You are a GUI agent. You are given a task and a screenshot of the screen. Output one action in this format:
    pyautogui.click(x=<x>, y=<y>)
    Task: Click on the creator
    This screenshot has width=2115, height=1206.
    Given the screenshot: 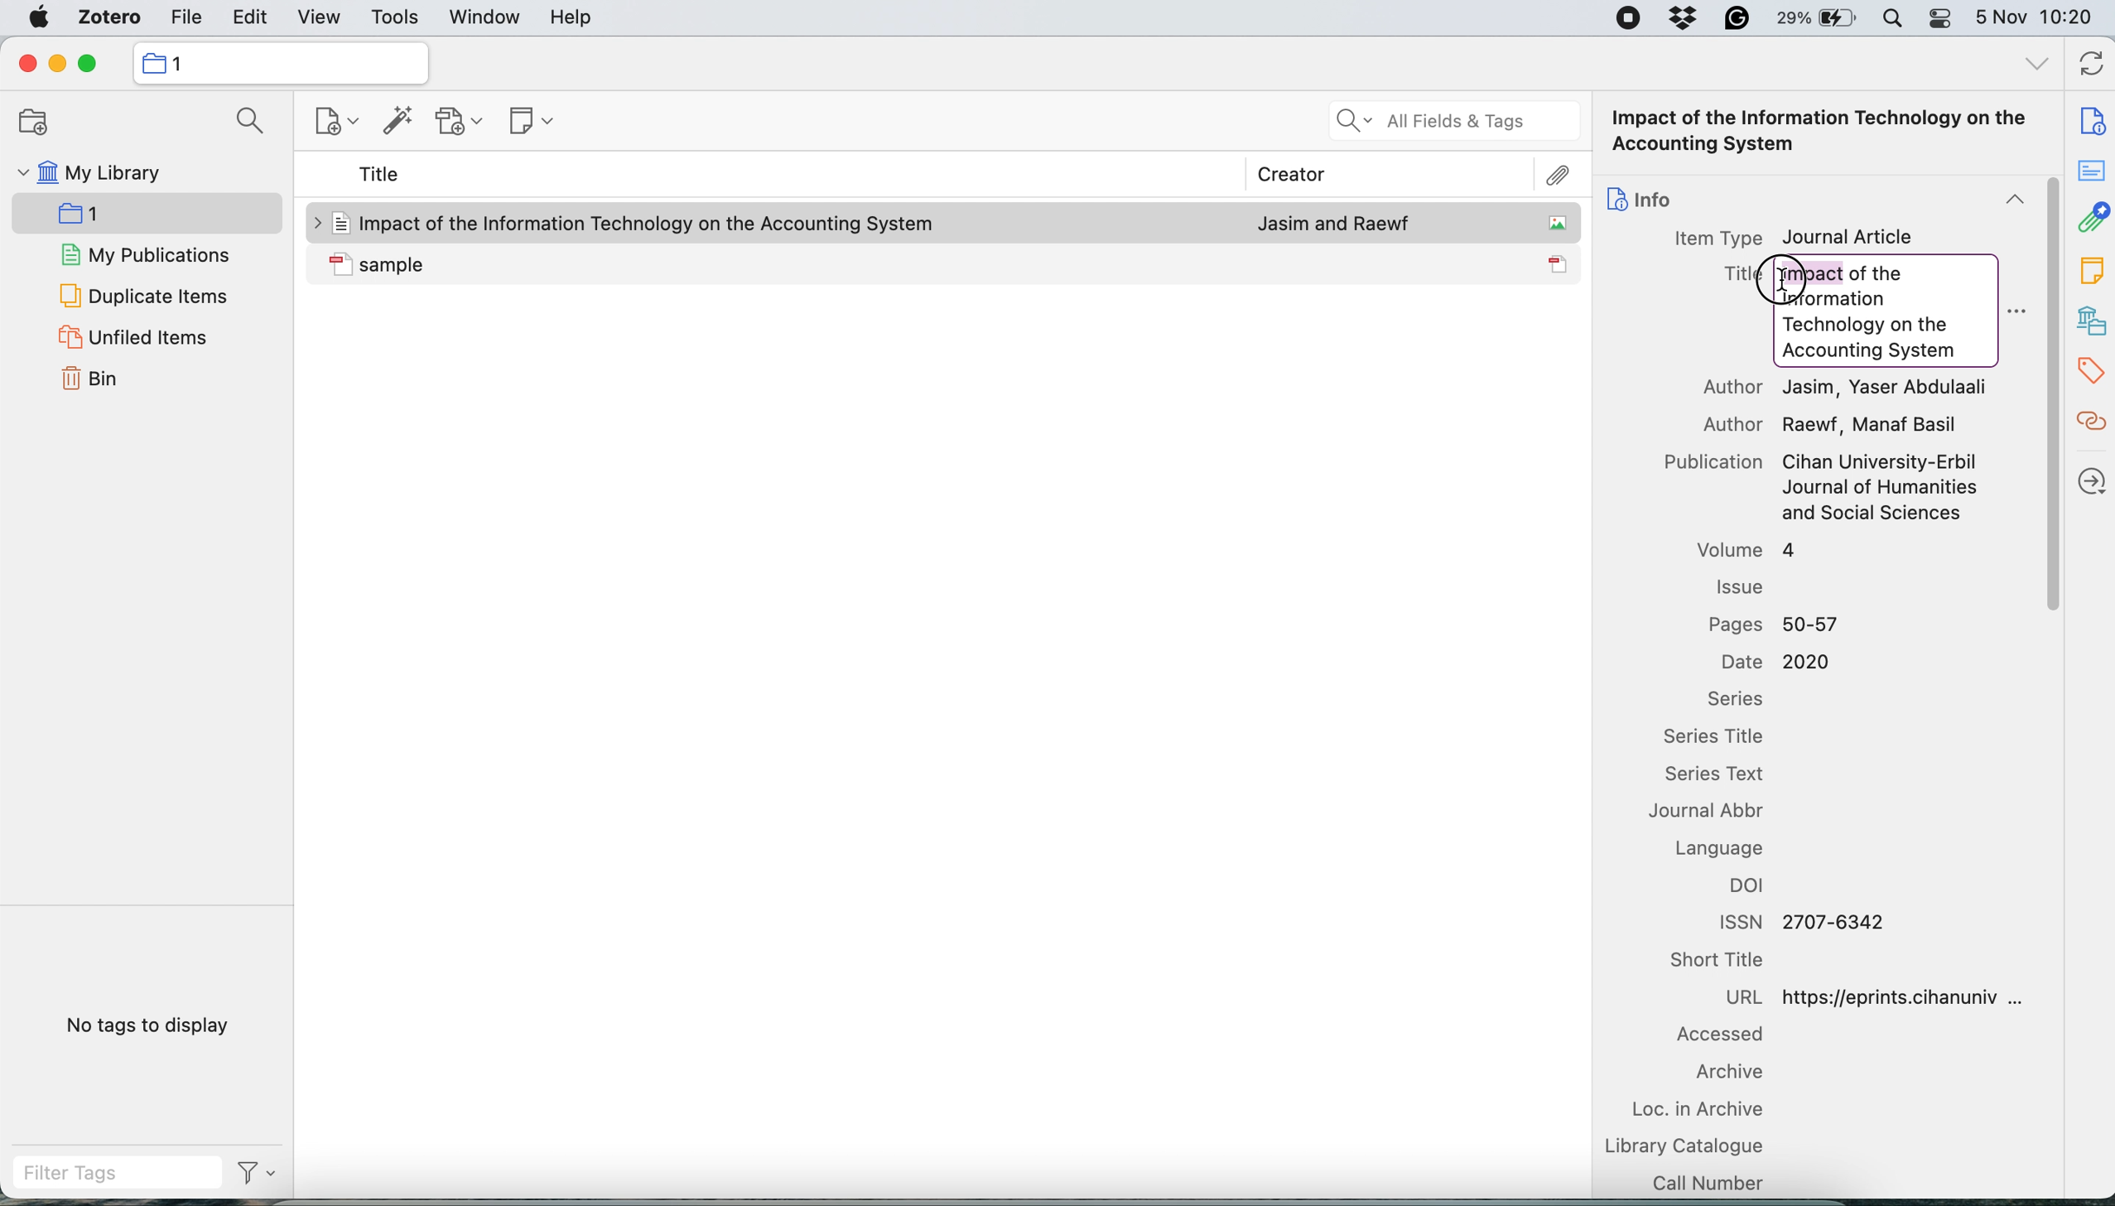 What is the action you would take?
    pyautogui.click(x=1292, y=173)
    